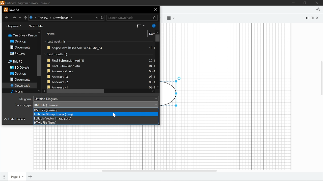 The image size is (323, 181). I want to click on 3D objects, so click(19, 68).